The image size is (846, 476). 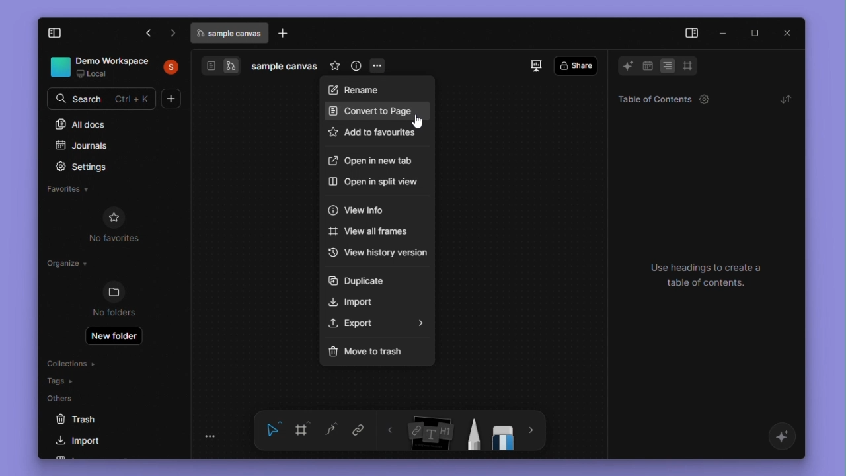 I want to click on Organise, so click(x=69, y=266).